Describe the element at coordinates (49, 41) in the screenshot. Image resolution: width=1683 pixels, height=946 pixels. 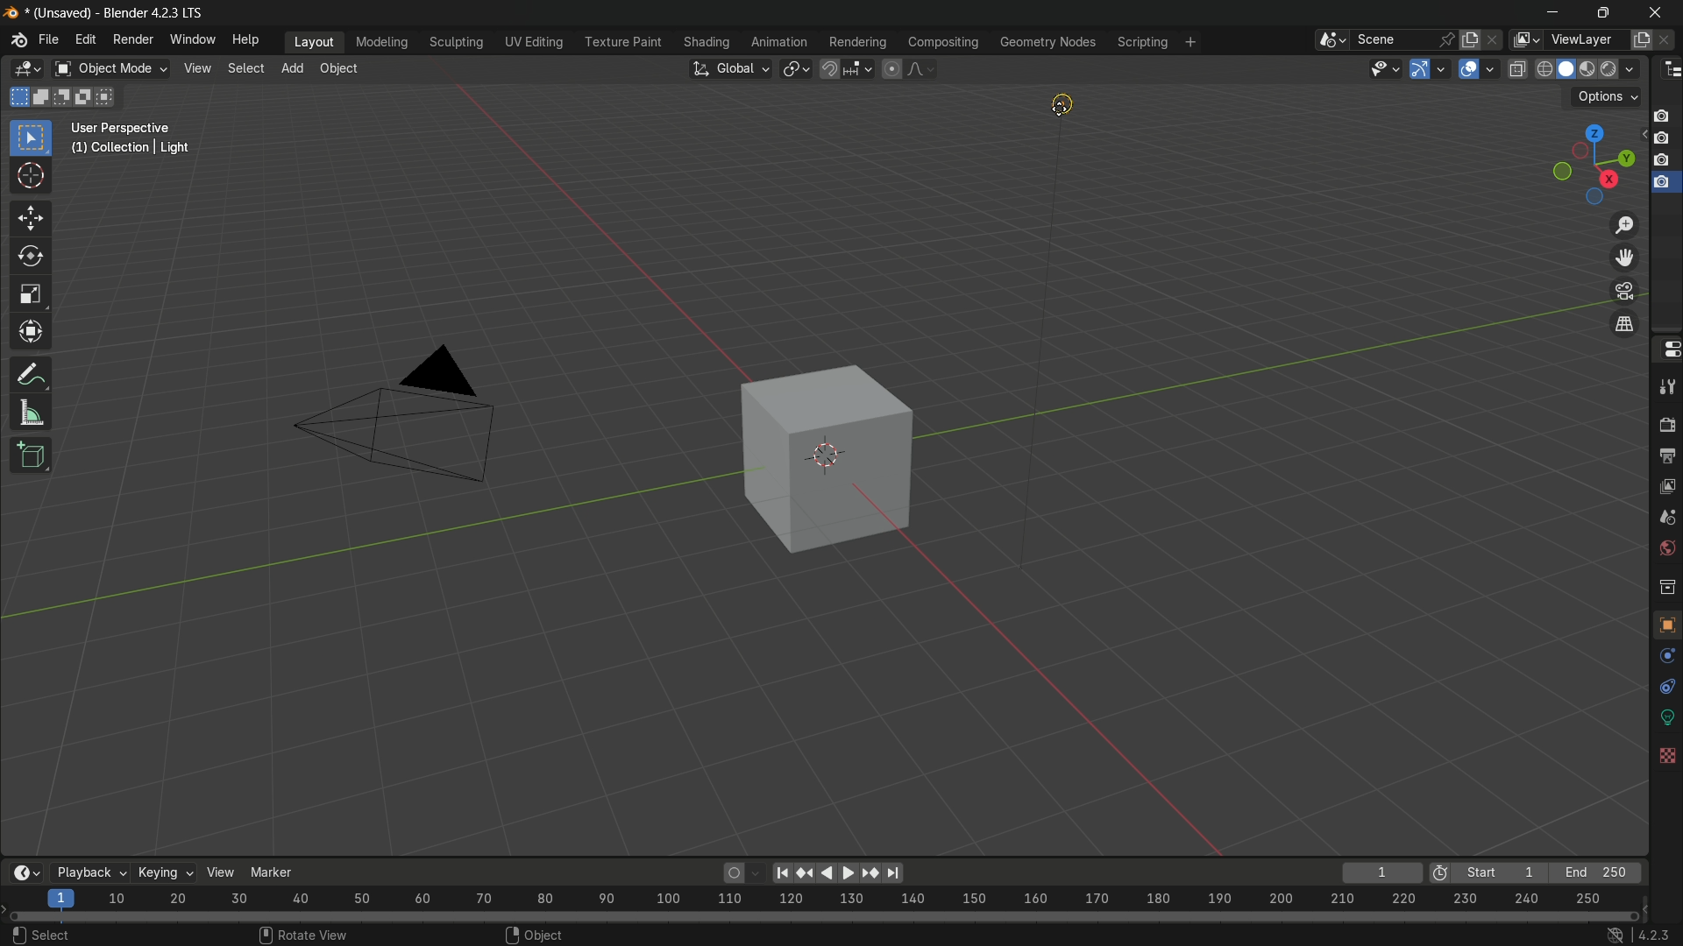
I see `file menu` at that location.